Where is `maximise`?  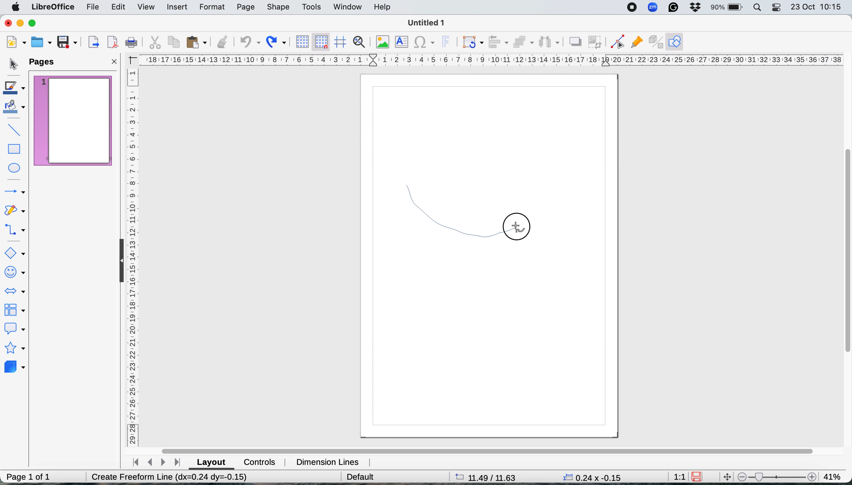 maximise is located at coordinates (33, 23).